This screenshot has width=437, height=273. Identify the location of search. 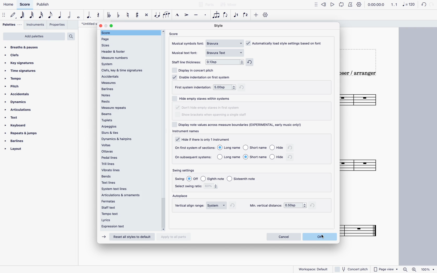
(73, 36).